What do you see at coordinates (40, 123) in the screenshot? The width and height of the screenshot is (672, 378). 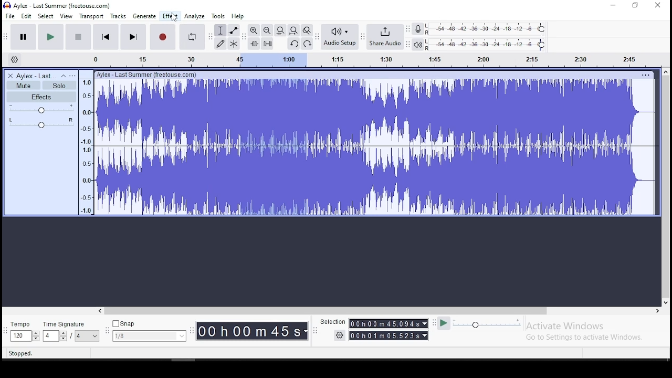 I see `pan` at bounding box center [40, 123].